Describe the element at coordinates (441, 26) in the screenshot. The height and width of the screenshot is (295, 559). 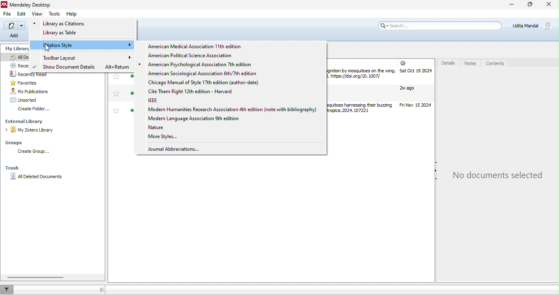
I see `search bar` at that location.